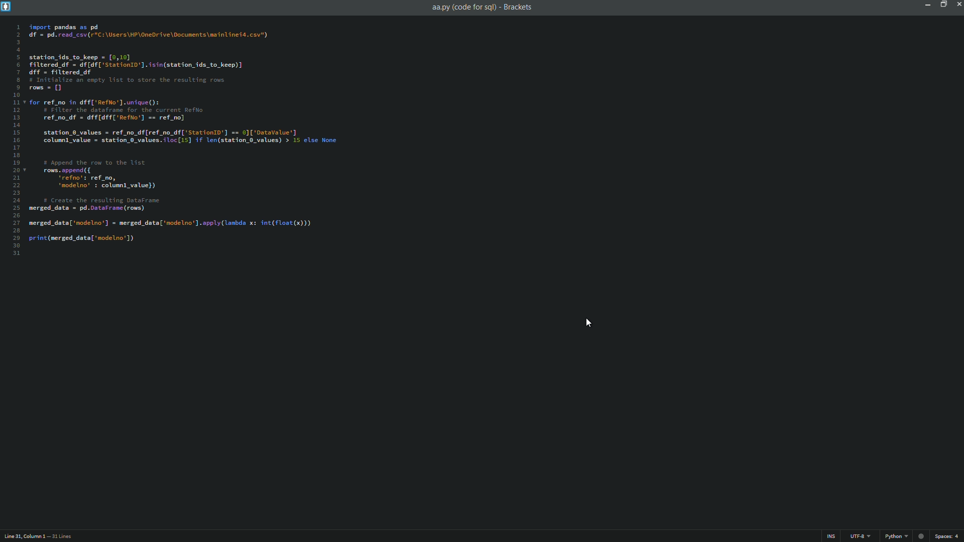 The width and height of the screenshot is (964, 542). Describe the element at coordinates (941, 4) in the screenshot. I see `maximize` at that location.